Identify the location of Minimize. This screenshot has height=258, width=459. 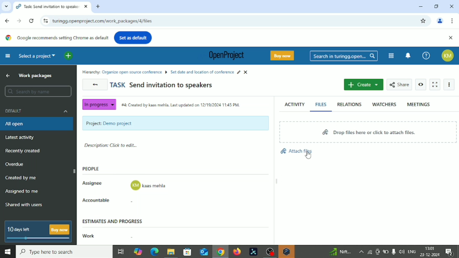
(420, 6).